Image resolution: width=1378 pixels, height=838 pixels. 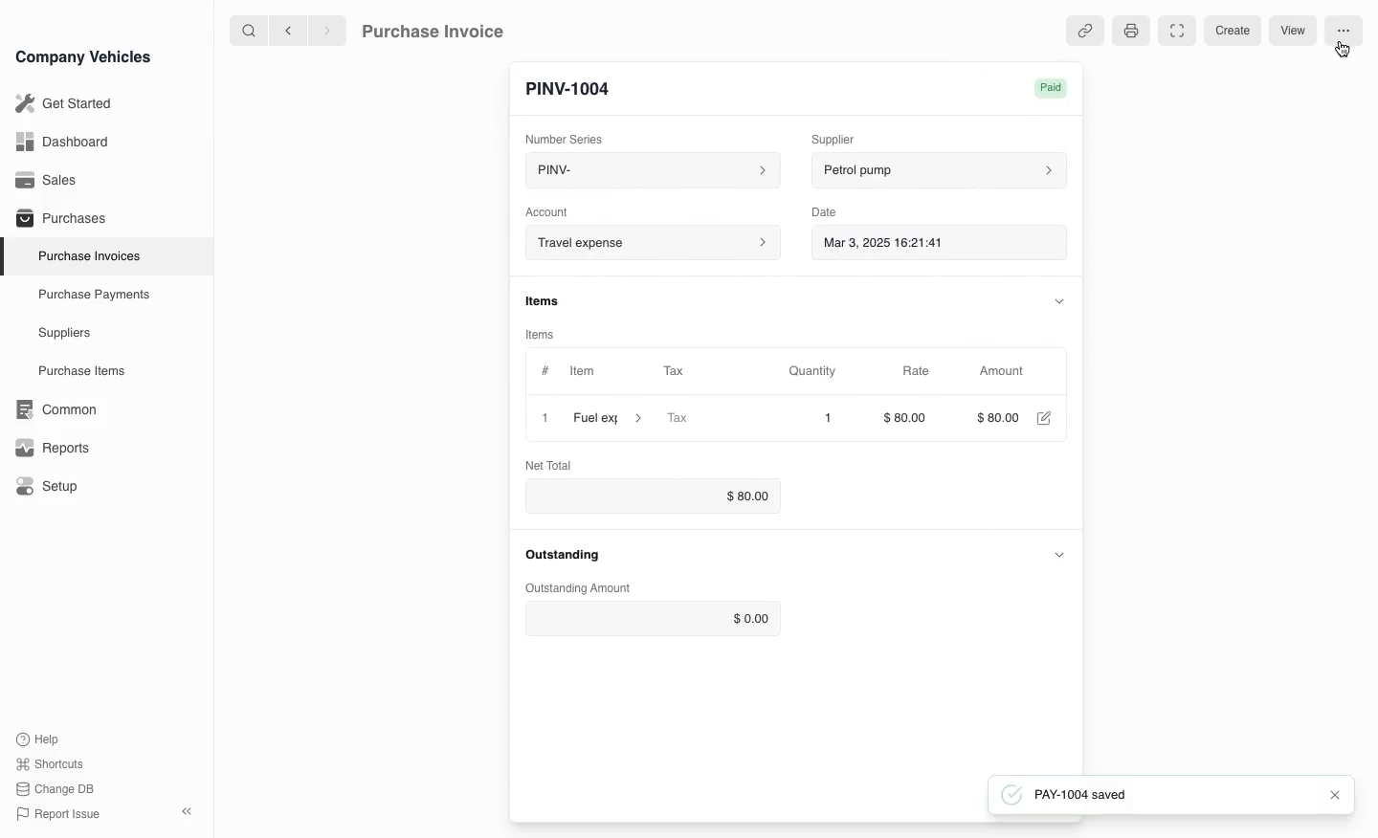 I want to click on Quantity, so click(x=823, y=368).